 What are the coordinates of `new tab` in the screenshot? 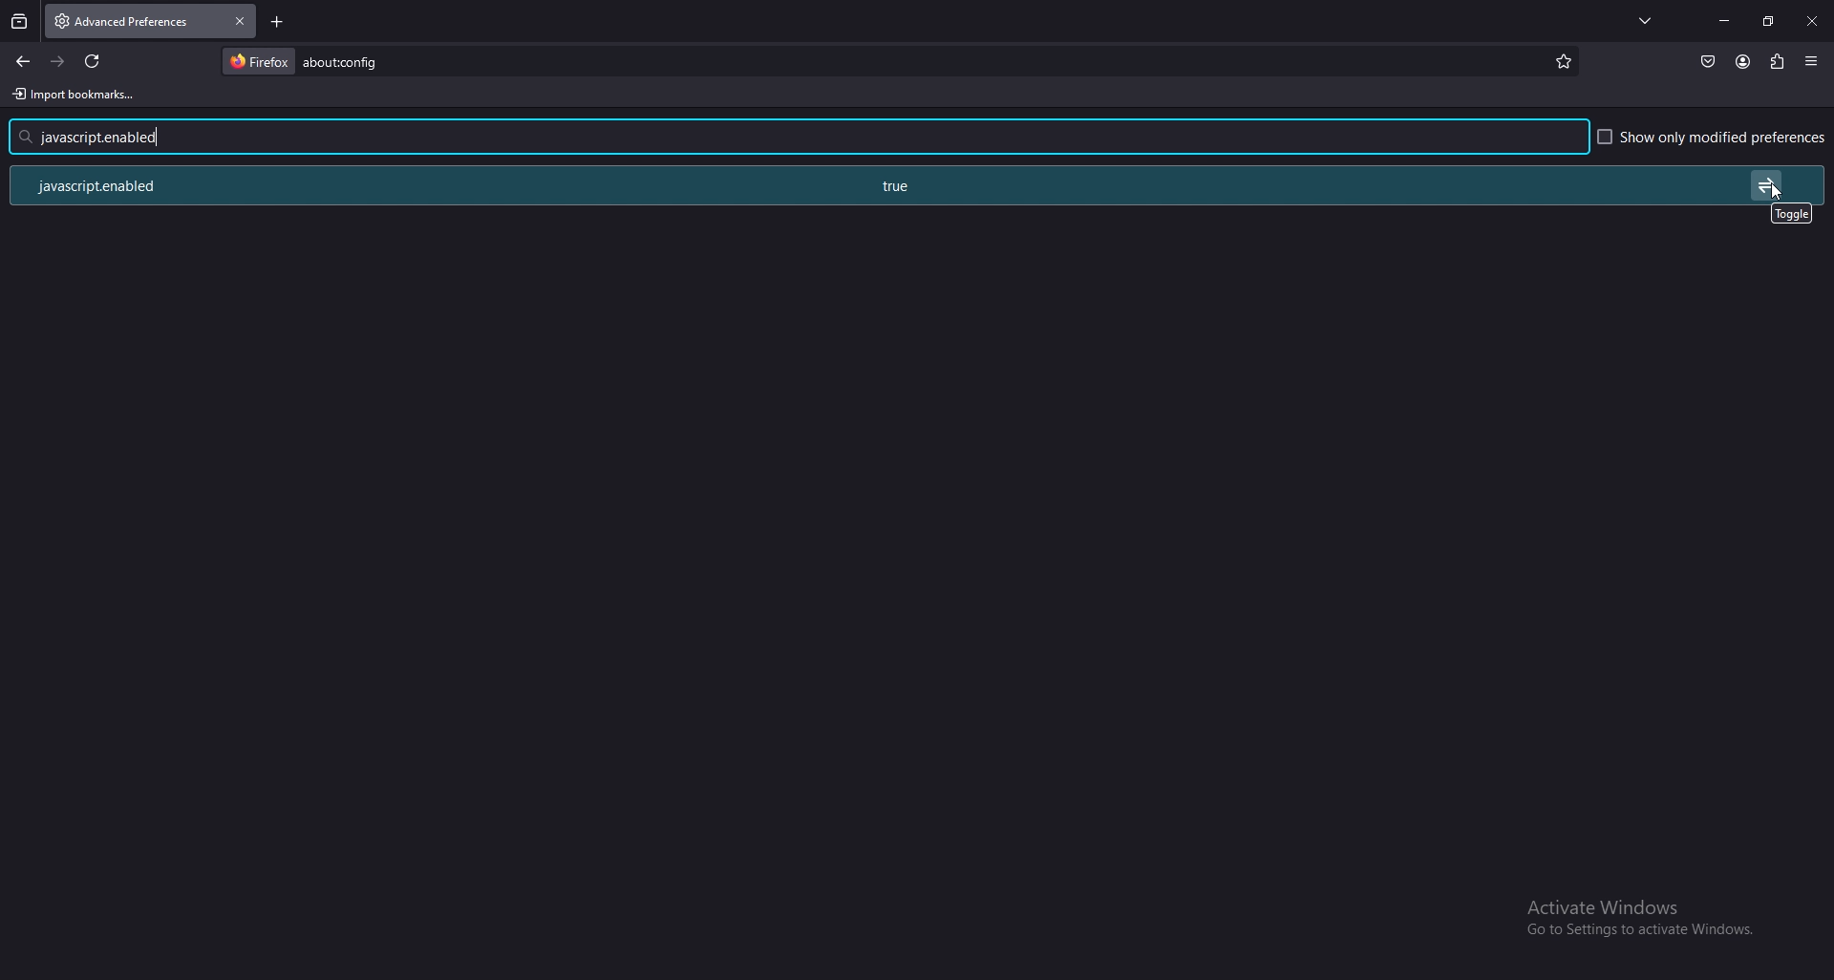 It's located at (280, 22).